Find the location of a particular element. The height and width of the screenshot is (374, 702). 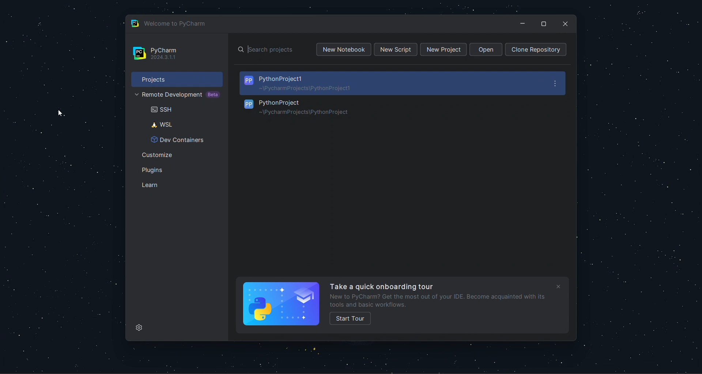

remote development is located at coordinates (177, 97).